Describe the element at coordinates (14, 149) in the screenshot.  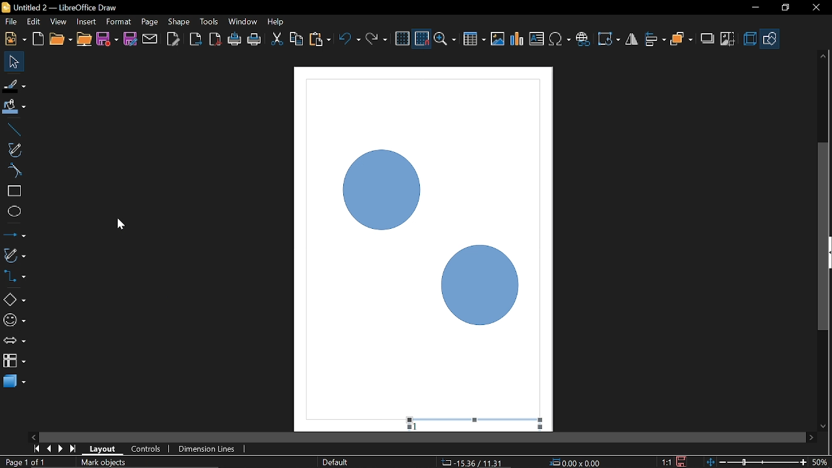
I see `Free from line` at that location.